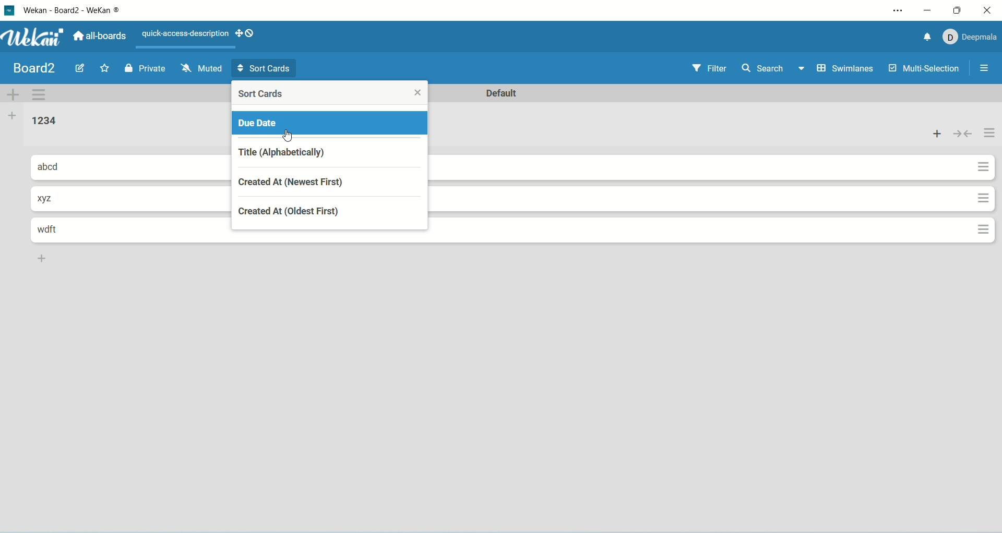 Image resolution: width=1002 pixels, height=533 pixels. I want to click on created at, so click(332, 183).